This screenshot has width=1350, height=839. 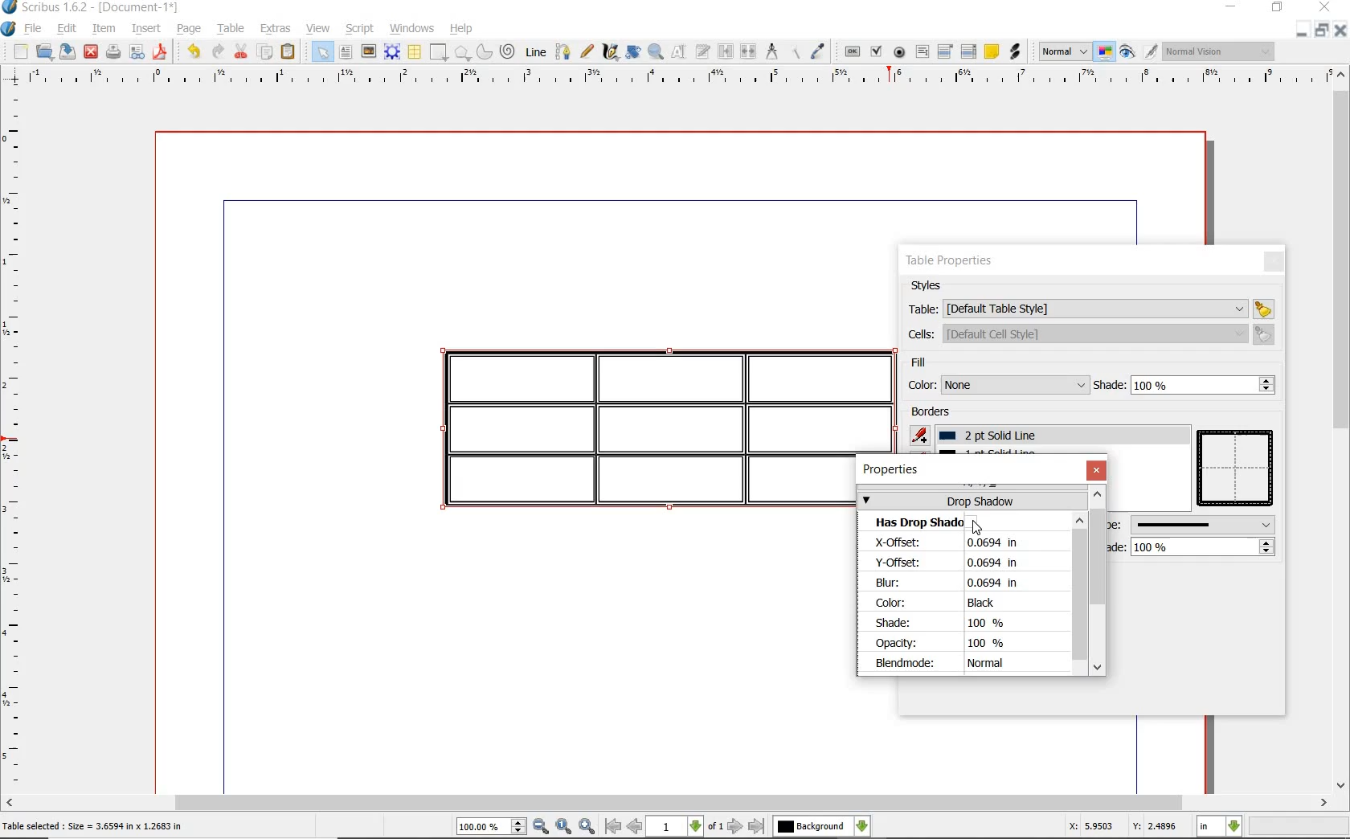 What do you see at coordinates (1102, 51) in the screenshot?
I see `toggle color management system` at bounding box center [1102, 51].